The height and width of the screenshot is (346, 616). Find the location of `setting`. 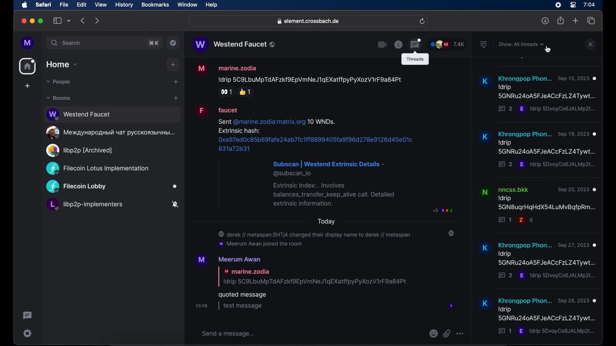

setting is located at coordinates (29, 334).